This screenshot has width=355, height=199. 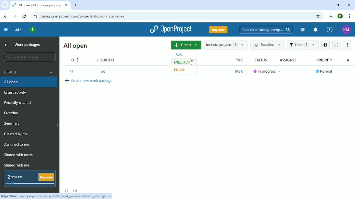 What do you see at coordinates (29, 72) in the screenshot?
I see `Default` at bounding box center [29, 72].